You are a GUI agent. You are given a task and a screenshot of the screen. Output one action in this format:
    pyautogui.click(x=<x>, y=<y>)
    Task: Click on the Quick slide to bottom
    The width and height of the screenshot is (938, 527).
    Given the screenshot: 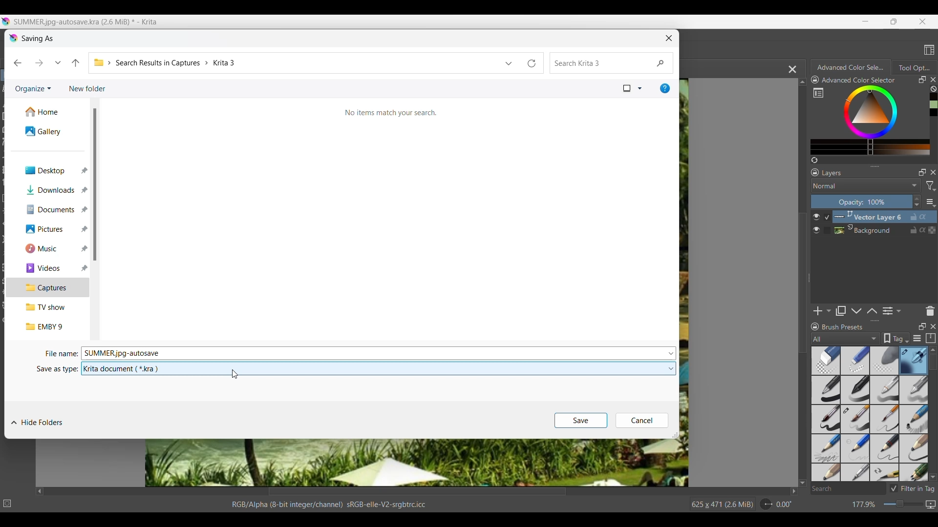 What is the action you would take?
    pyautogui.click(x=933, y=478)
    